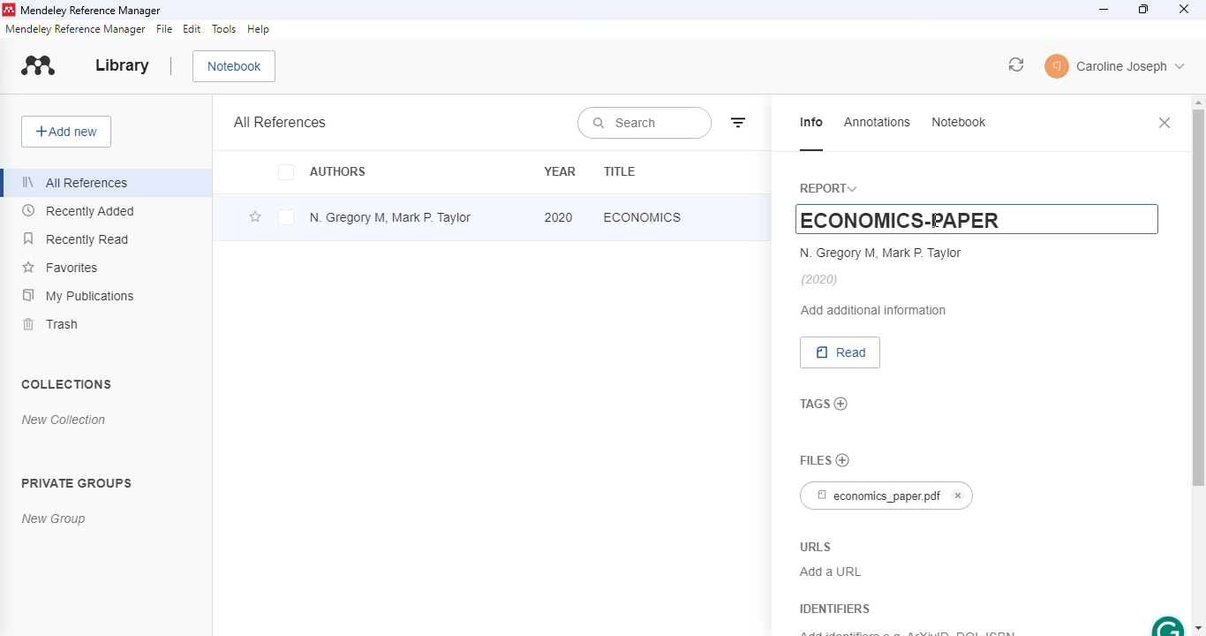 The height and width of the screenshot is (636, 1206). What do you see at coordinates (843, 460) in the screenshot?
I see `no files chosen` at bounding box center [843, 460].